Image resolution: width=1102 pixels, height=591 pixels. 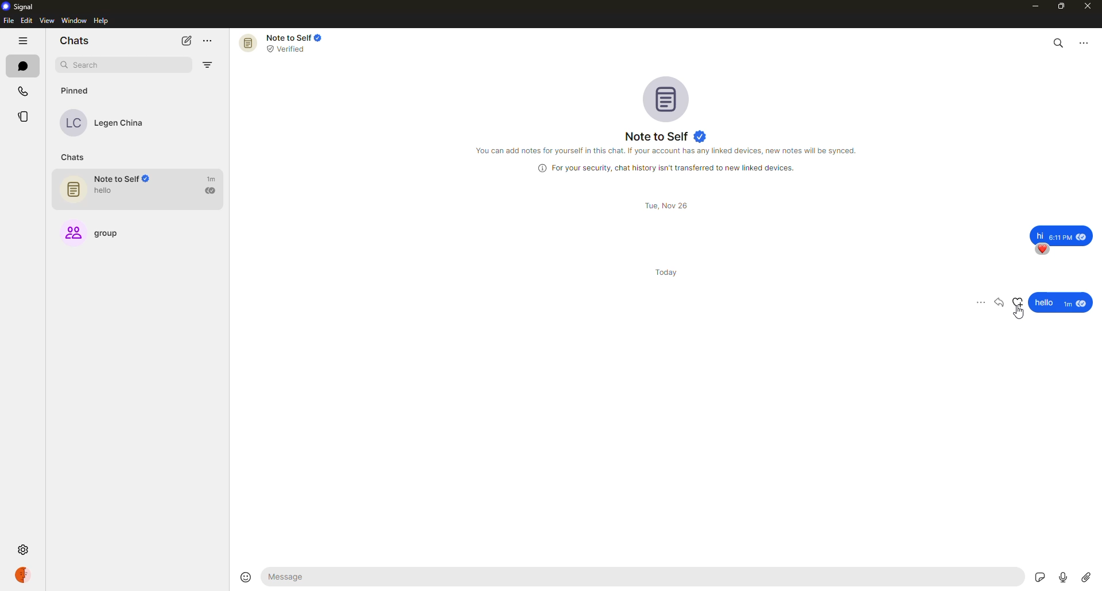 What do you see at coordinates (1060, 7) in the screenshot?
I see `maximize` at bounding box center [1060, 7].